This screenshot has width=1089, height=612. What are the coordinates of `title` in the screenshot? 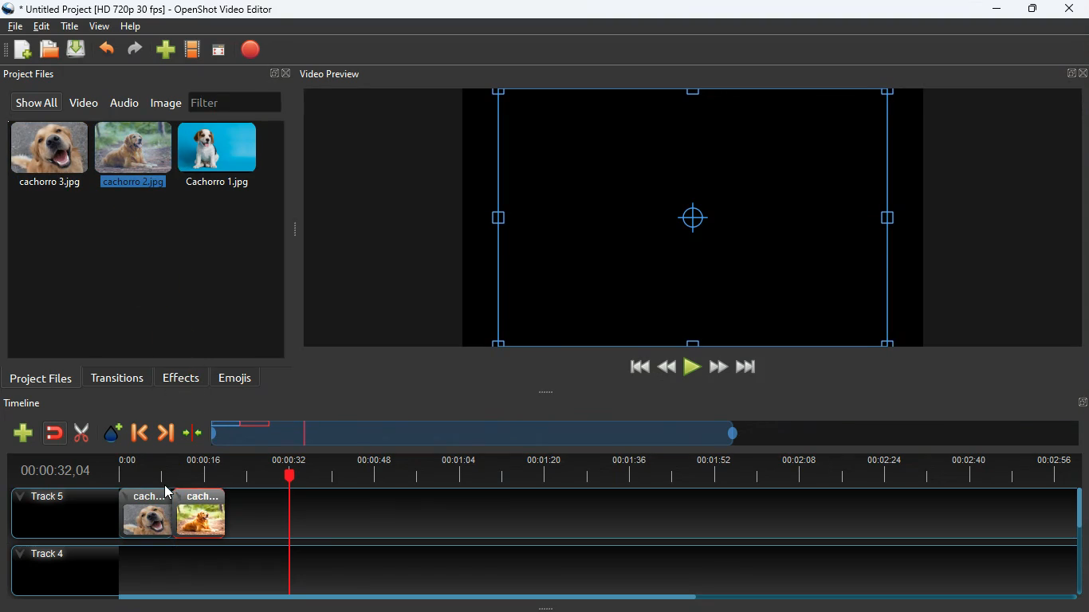 It's located at (72, 25).